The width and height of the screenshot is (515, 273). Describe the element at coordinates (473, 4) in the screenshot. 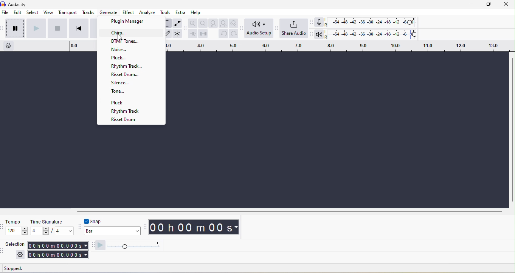

I see `minimize` at that location.